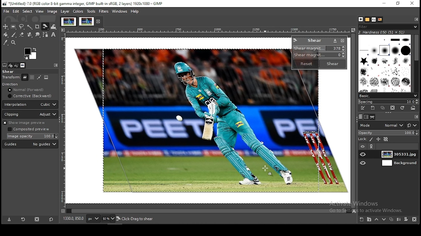  What do you see at coordinates (332, 64) in the screenshot?
I see `shear` at bounding box center [332, 64].